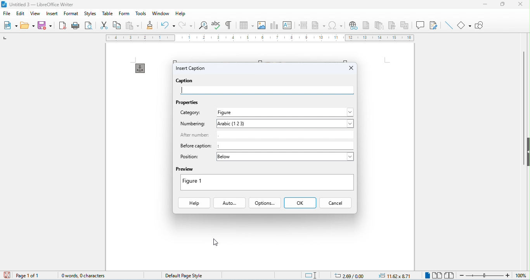  Describe the element at coordinates (191, 112) in the screenshot. I see `category` at that location.